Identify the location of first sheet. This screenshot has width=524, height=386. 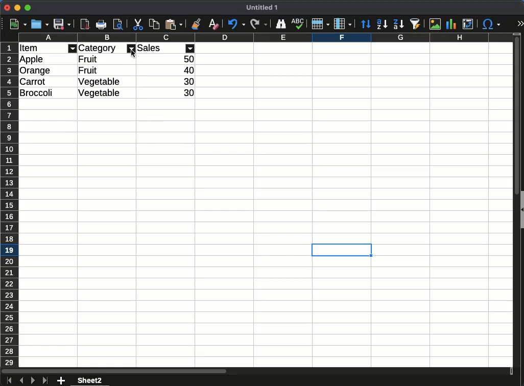
(9, 381).